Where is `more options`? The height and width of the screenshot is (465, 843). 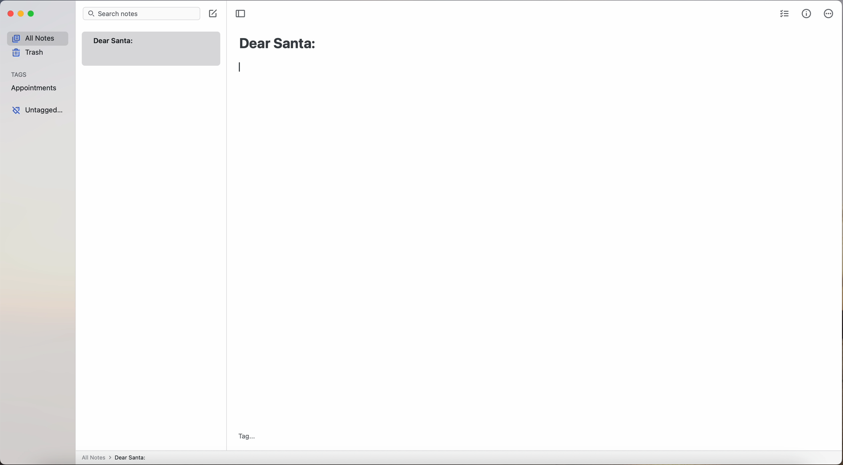 more options is located at coordinates (830, 13).